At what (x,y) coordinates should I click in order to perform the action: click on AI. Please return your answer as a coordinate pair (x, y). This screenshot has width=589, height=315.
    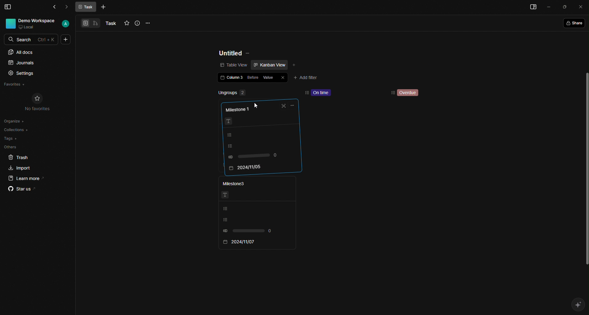
    Looking at the image, I should click on (579, 305).